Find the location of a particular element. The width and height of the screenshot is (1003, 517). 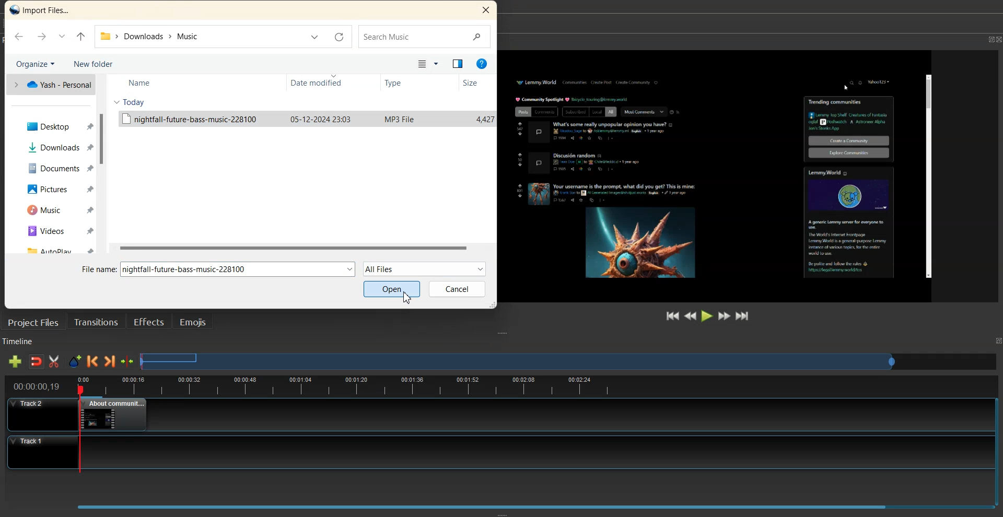

timeline view is located at coordinates (29, 385).